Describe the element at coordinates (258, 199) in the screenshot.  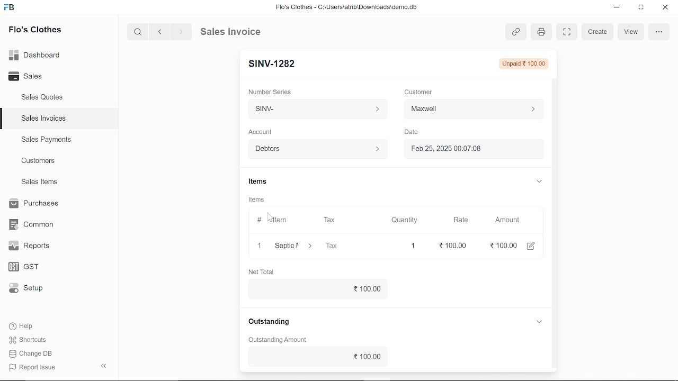
I see `Items` at that location.